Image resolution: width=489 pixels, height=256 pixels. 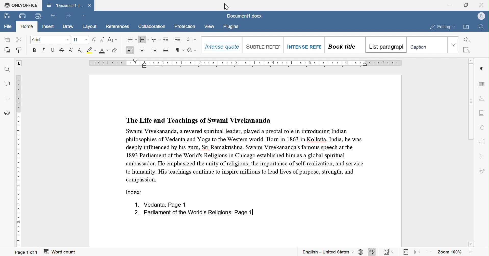 I want to click on intense repe, so click(x=304, y=45).